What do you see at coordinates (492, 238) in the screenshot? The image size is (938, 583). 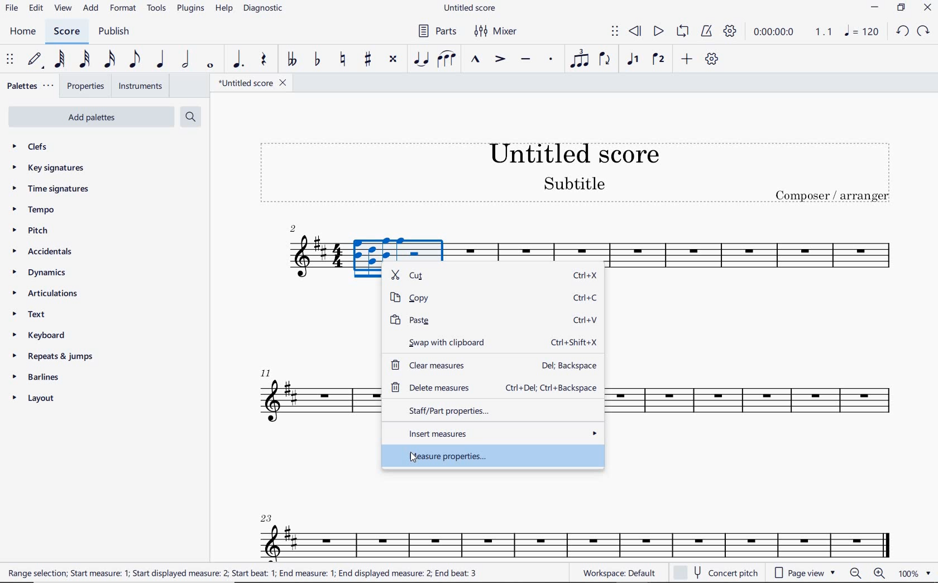 I see `INSTRUMENT: TENOR SAXOPHONE` at bounding box center [492, 238].